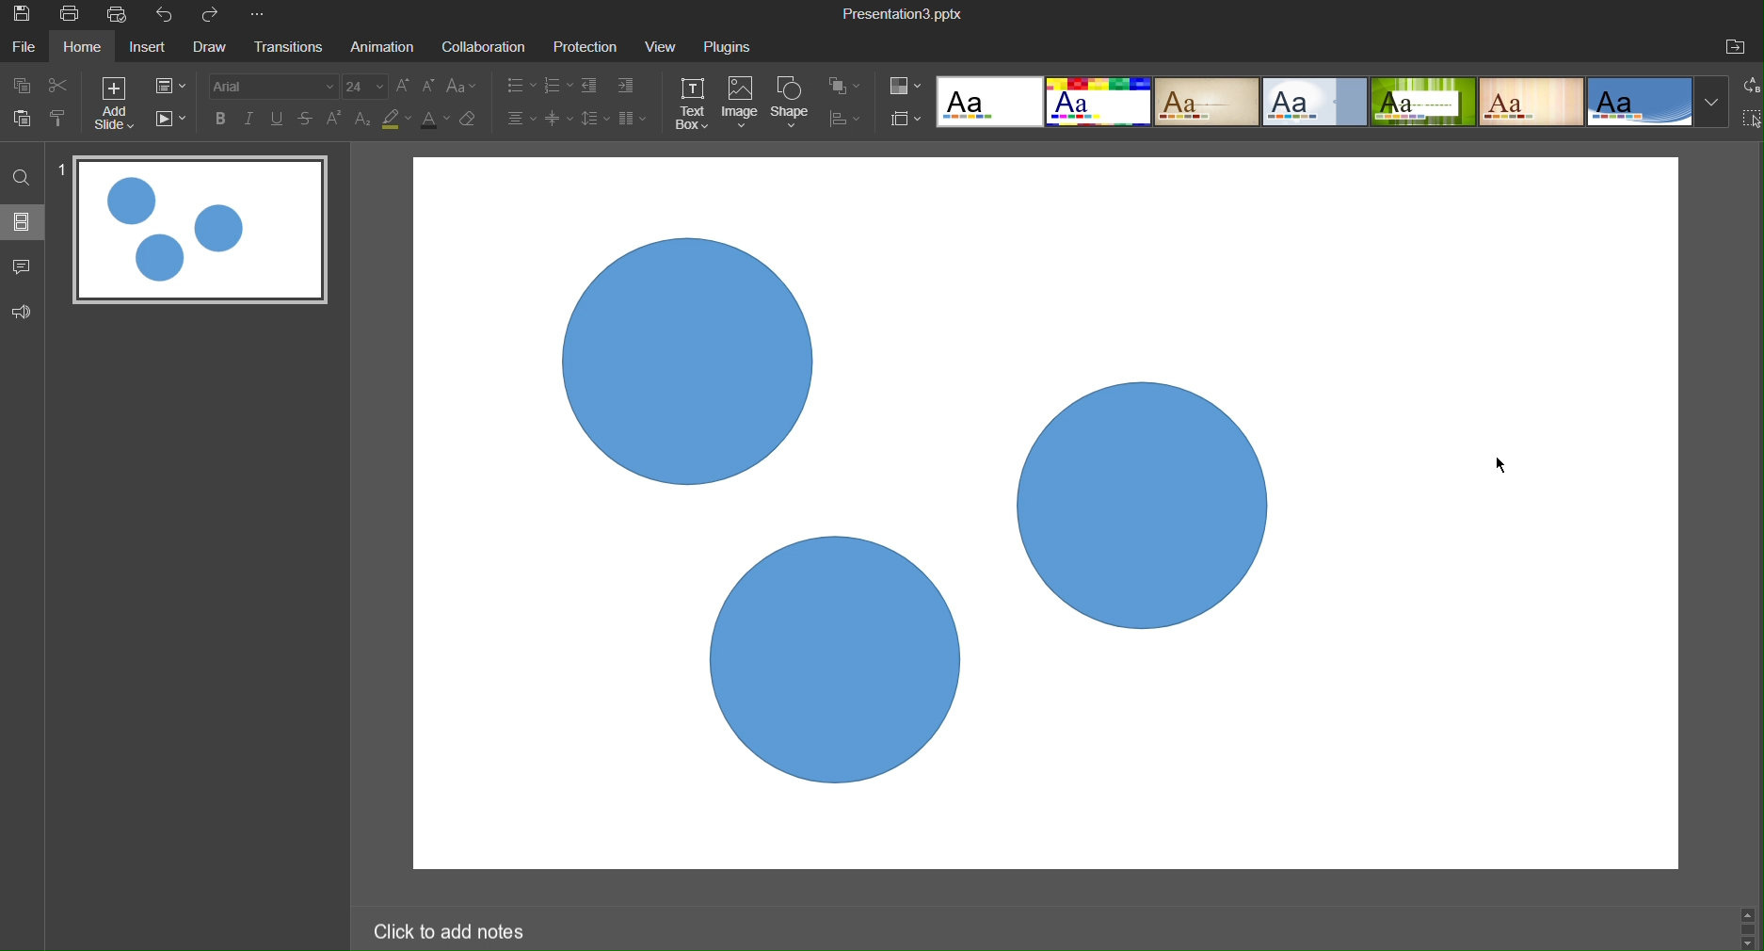  What do you see at coordinates (832, 656) in the screenshot?
I see `Shape 3` at bounding box center [832, 656].